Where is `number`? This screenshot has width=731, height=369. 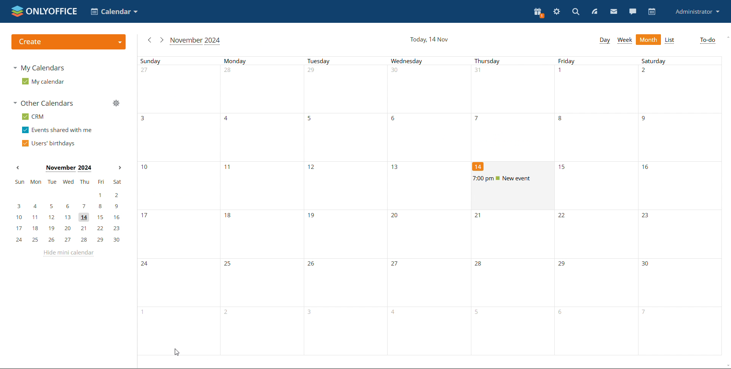 number is located at coordinates (562, 119).